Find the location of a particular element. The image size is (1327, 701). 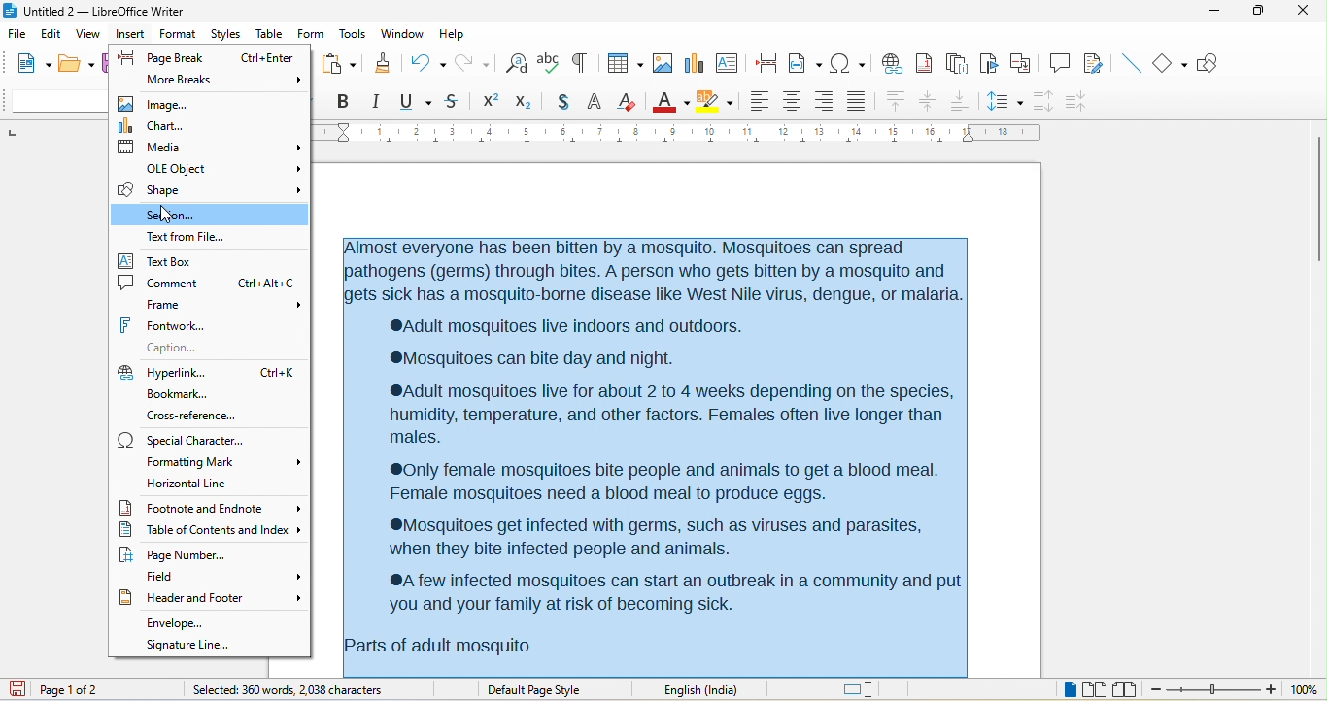

table is located at coordinates (268, 33).